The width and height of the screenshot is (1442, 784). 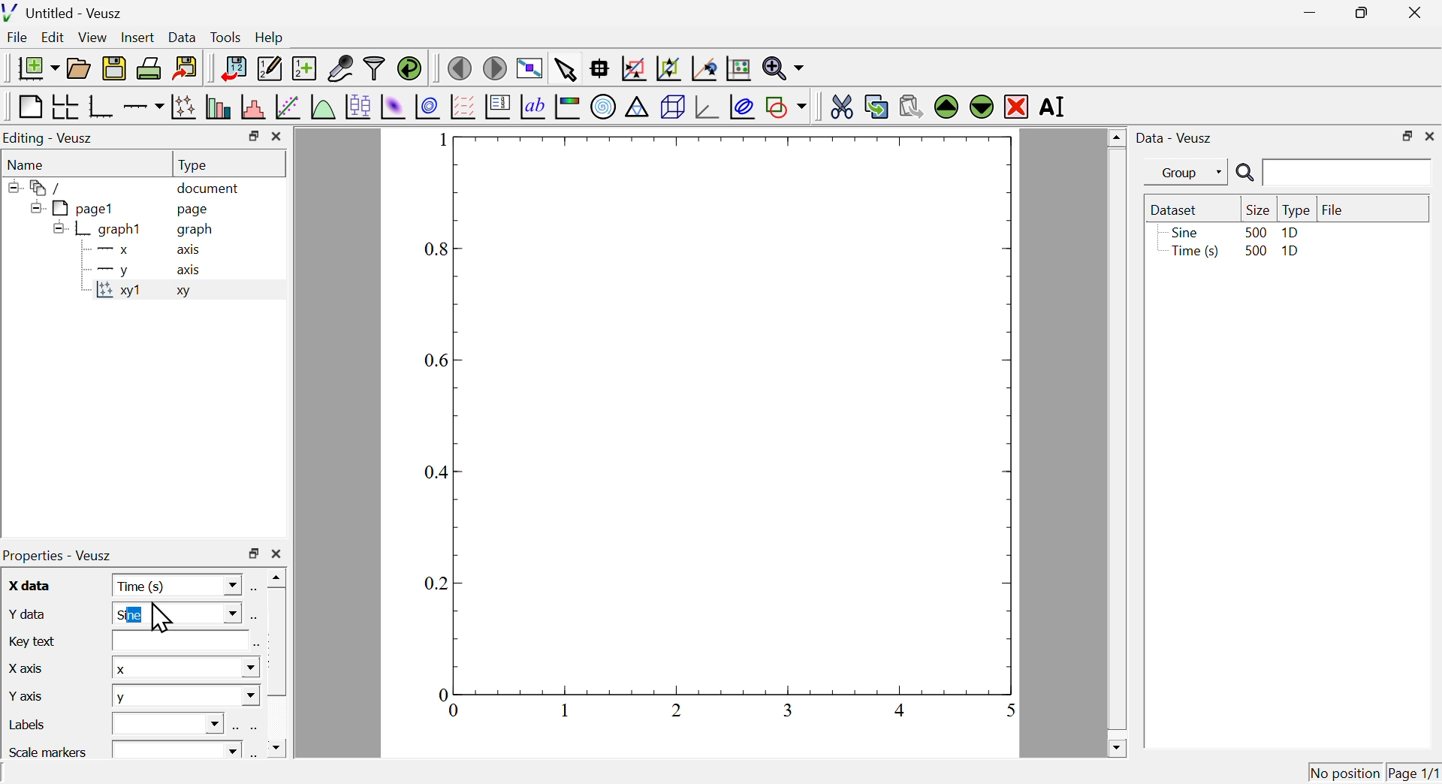 I want to click on zoom functions, so click(x=783, y=68).